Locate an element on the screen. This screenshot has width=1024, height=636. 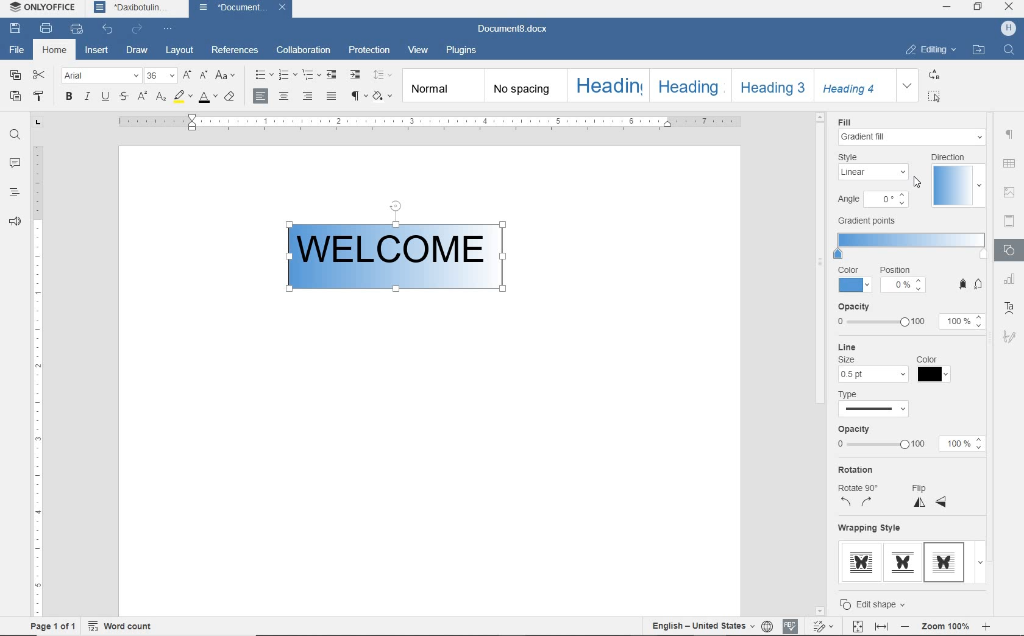
HEADING is located at coordinates (611, 84).